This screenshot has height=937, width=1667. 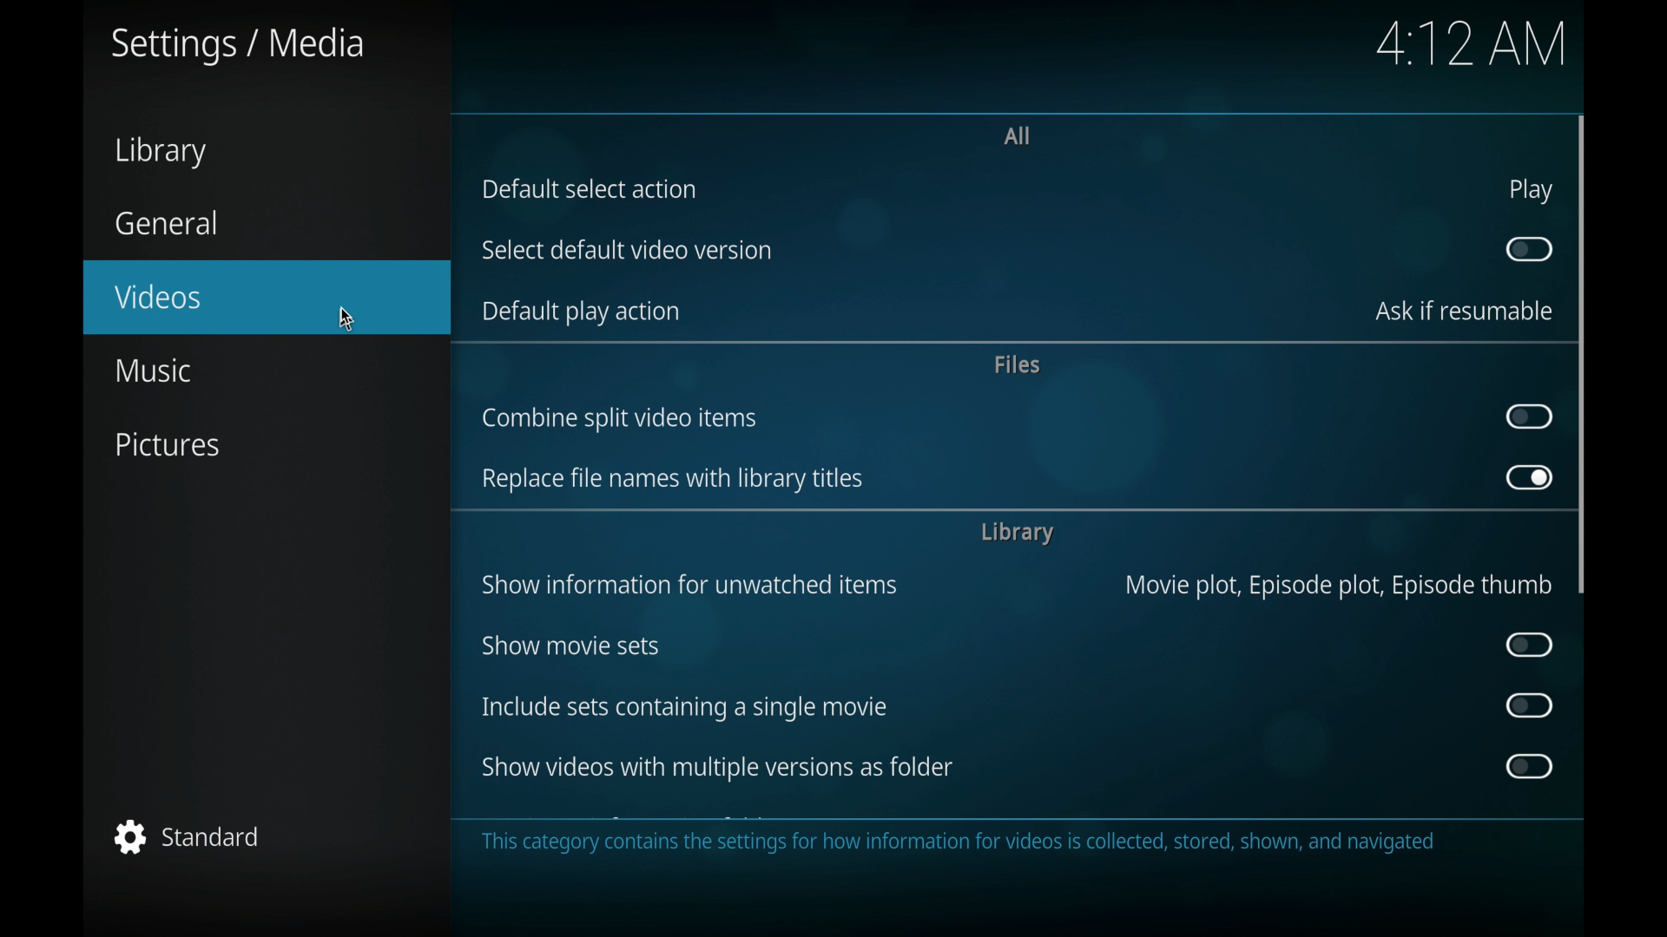 I want to click on library, so click(x=1018, y=534).